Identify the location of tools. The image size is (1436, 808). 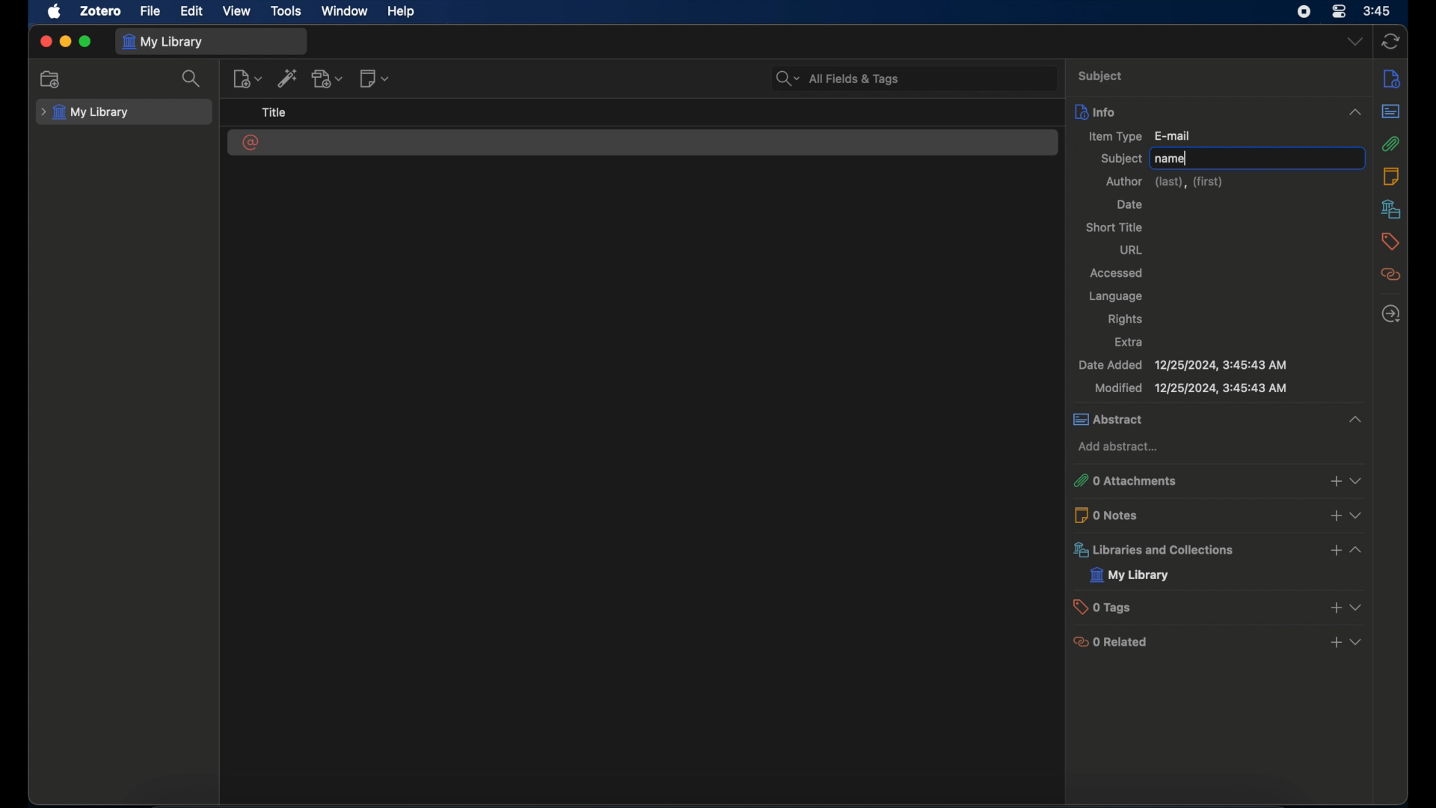
(286, 11).